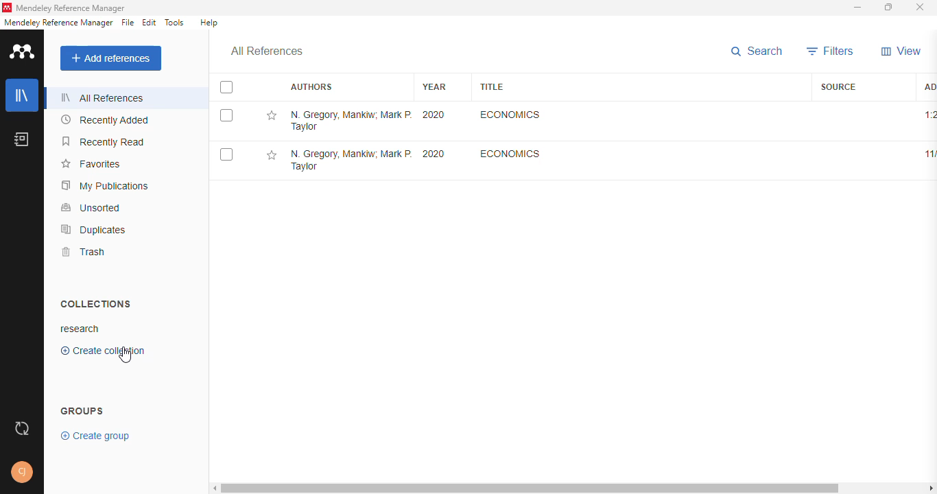  What do you see at coordinates (859, 8) in the screenshot?
I see `minimize` at bounding box center [859, 8].